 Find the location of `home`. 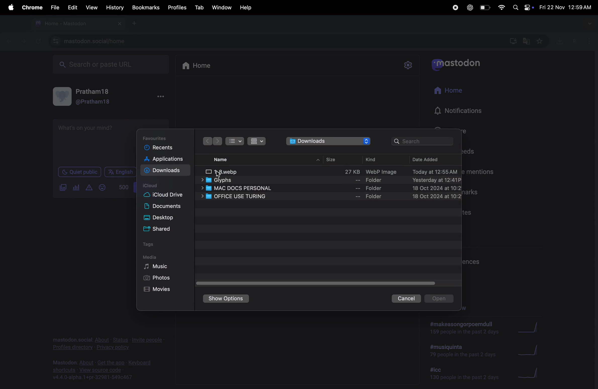

home is located at coordinates (200, 66).